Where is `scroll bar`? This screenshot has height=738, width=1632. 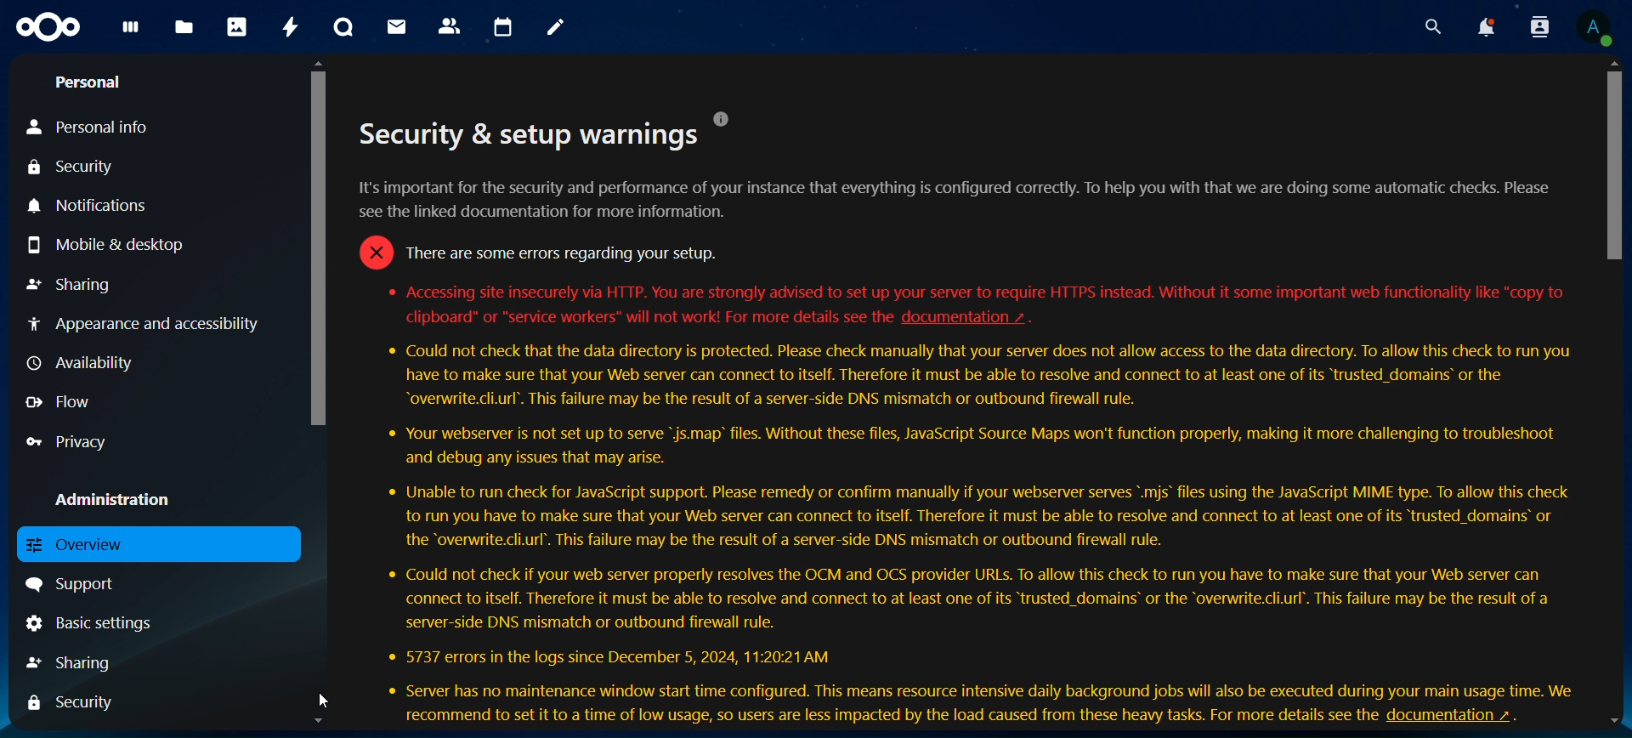 scroll bar is located at coordinates (1617, 394).